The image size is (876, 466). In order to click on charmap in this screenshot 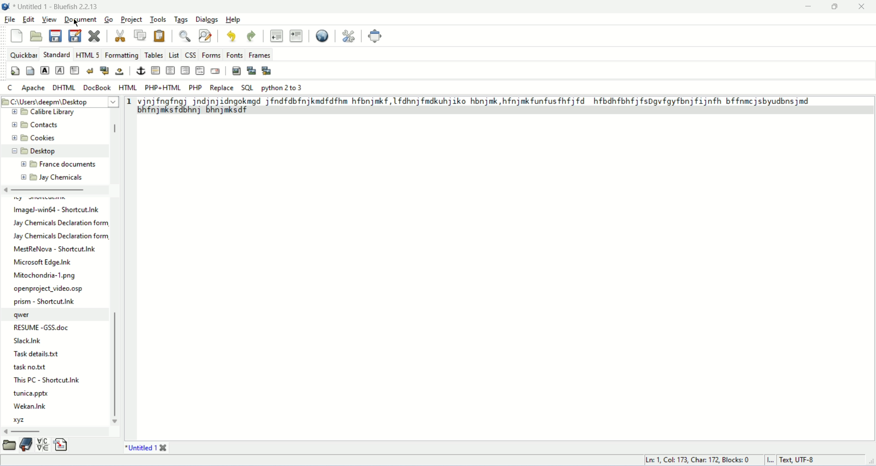, I will do `click(42, 445)`.